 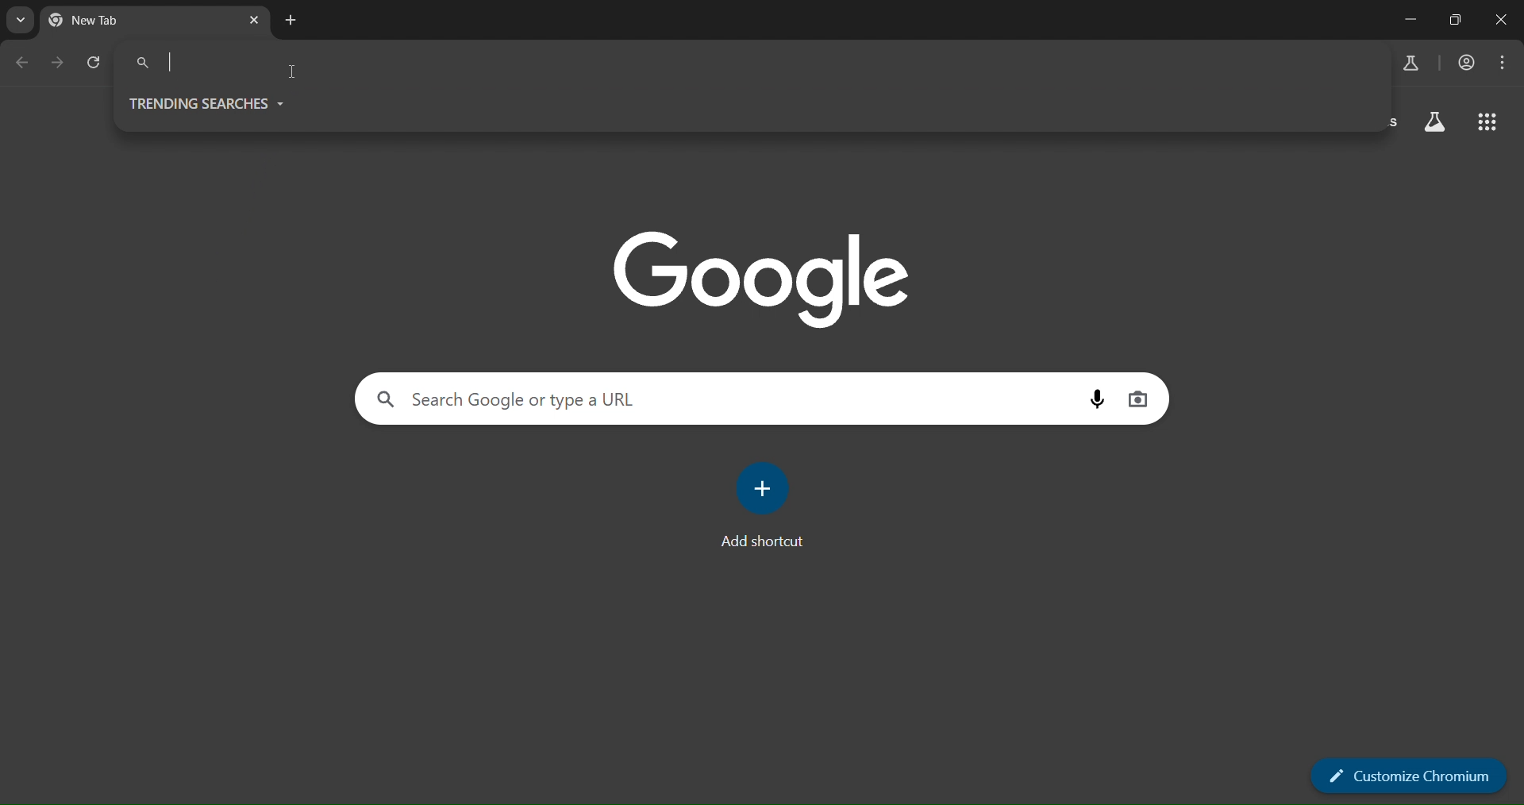 I want to click on restore down, so click(x=1454, y=21).